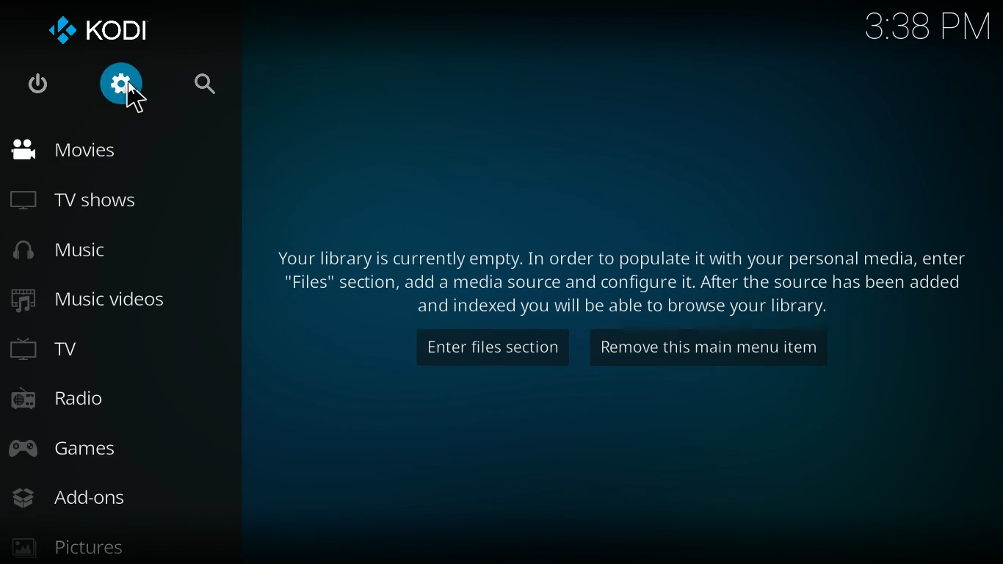 This screenshot has width=1003, height=564. I want to click on enter files section, so click(493, 352).